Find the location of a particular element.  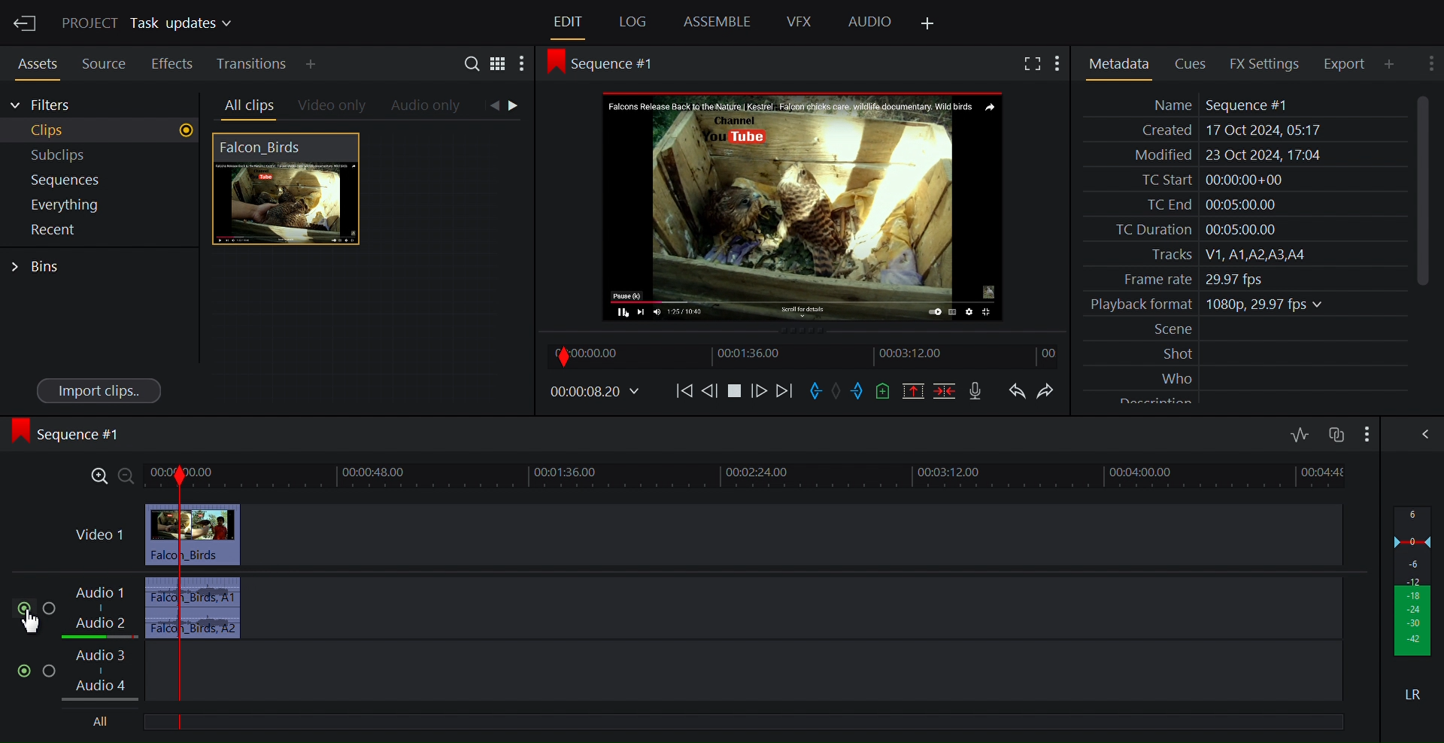

Add is located at coordinates (323, 64).